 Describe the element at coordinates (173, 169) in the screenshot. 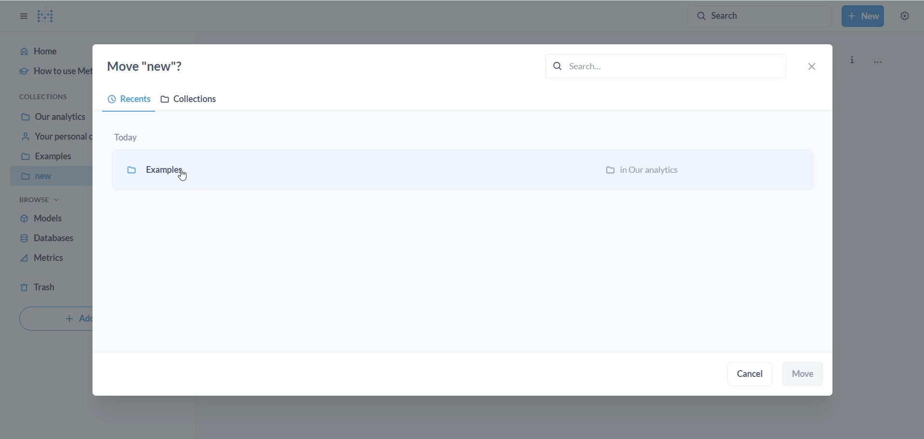

I see `examples` at that location.